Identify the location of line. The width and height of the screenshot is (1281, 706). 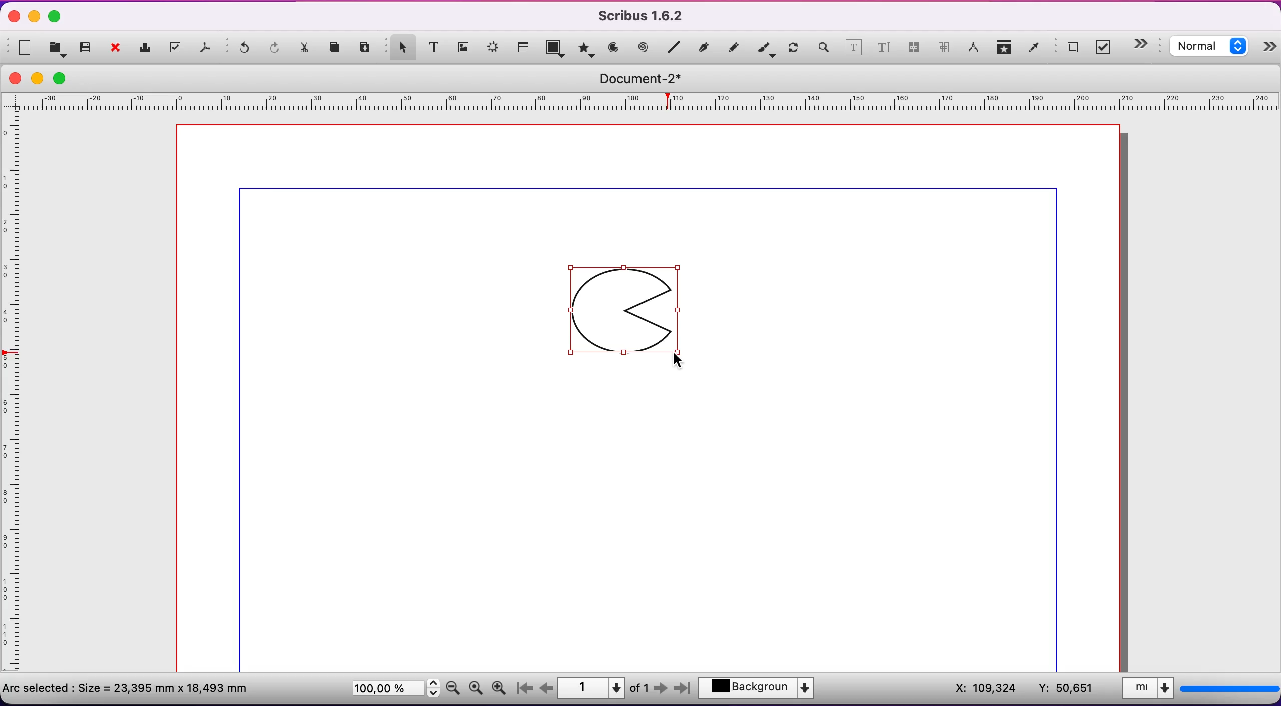
(674, 48).